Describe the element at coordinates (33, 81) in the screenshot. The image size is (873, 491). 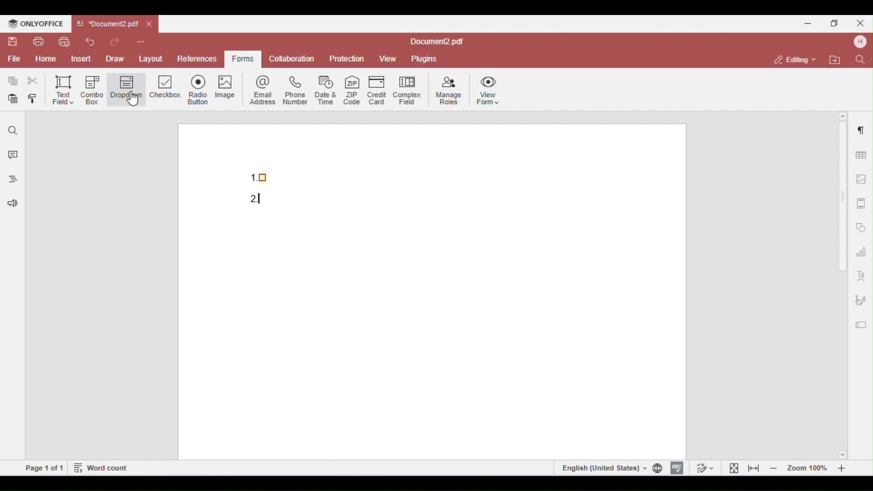
I see `cut` at that location.